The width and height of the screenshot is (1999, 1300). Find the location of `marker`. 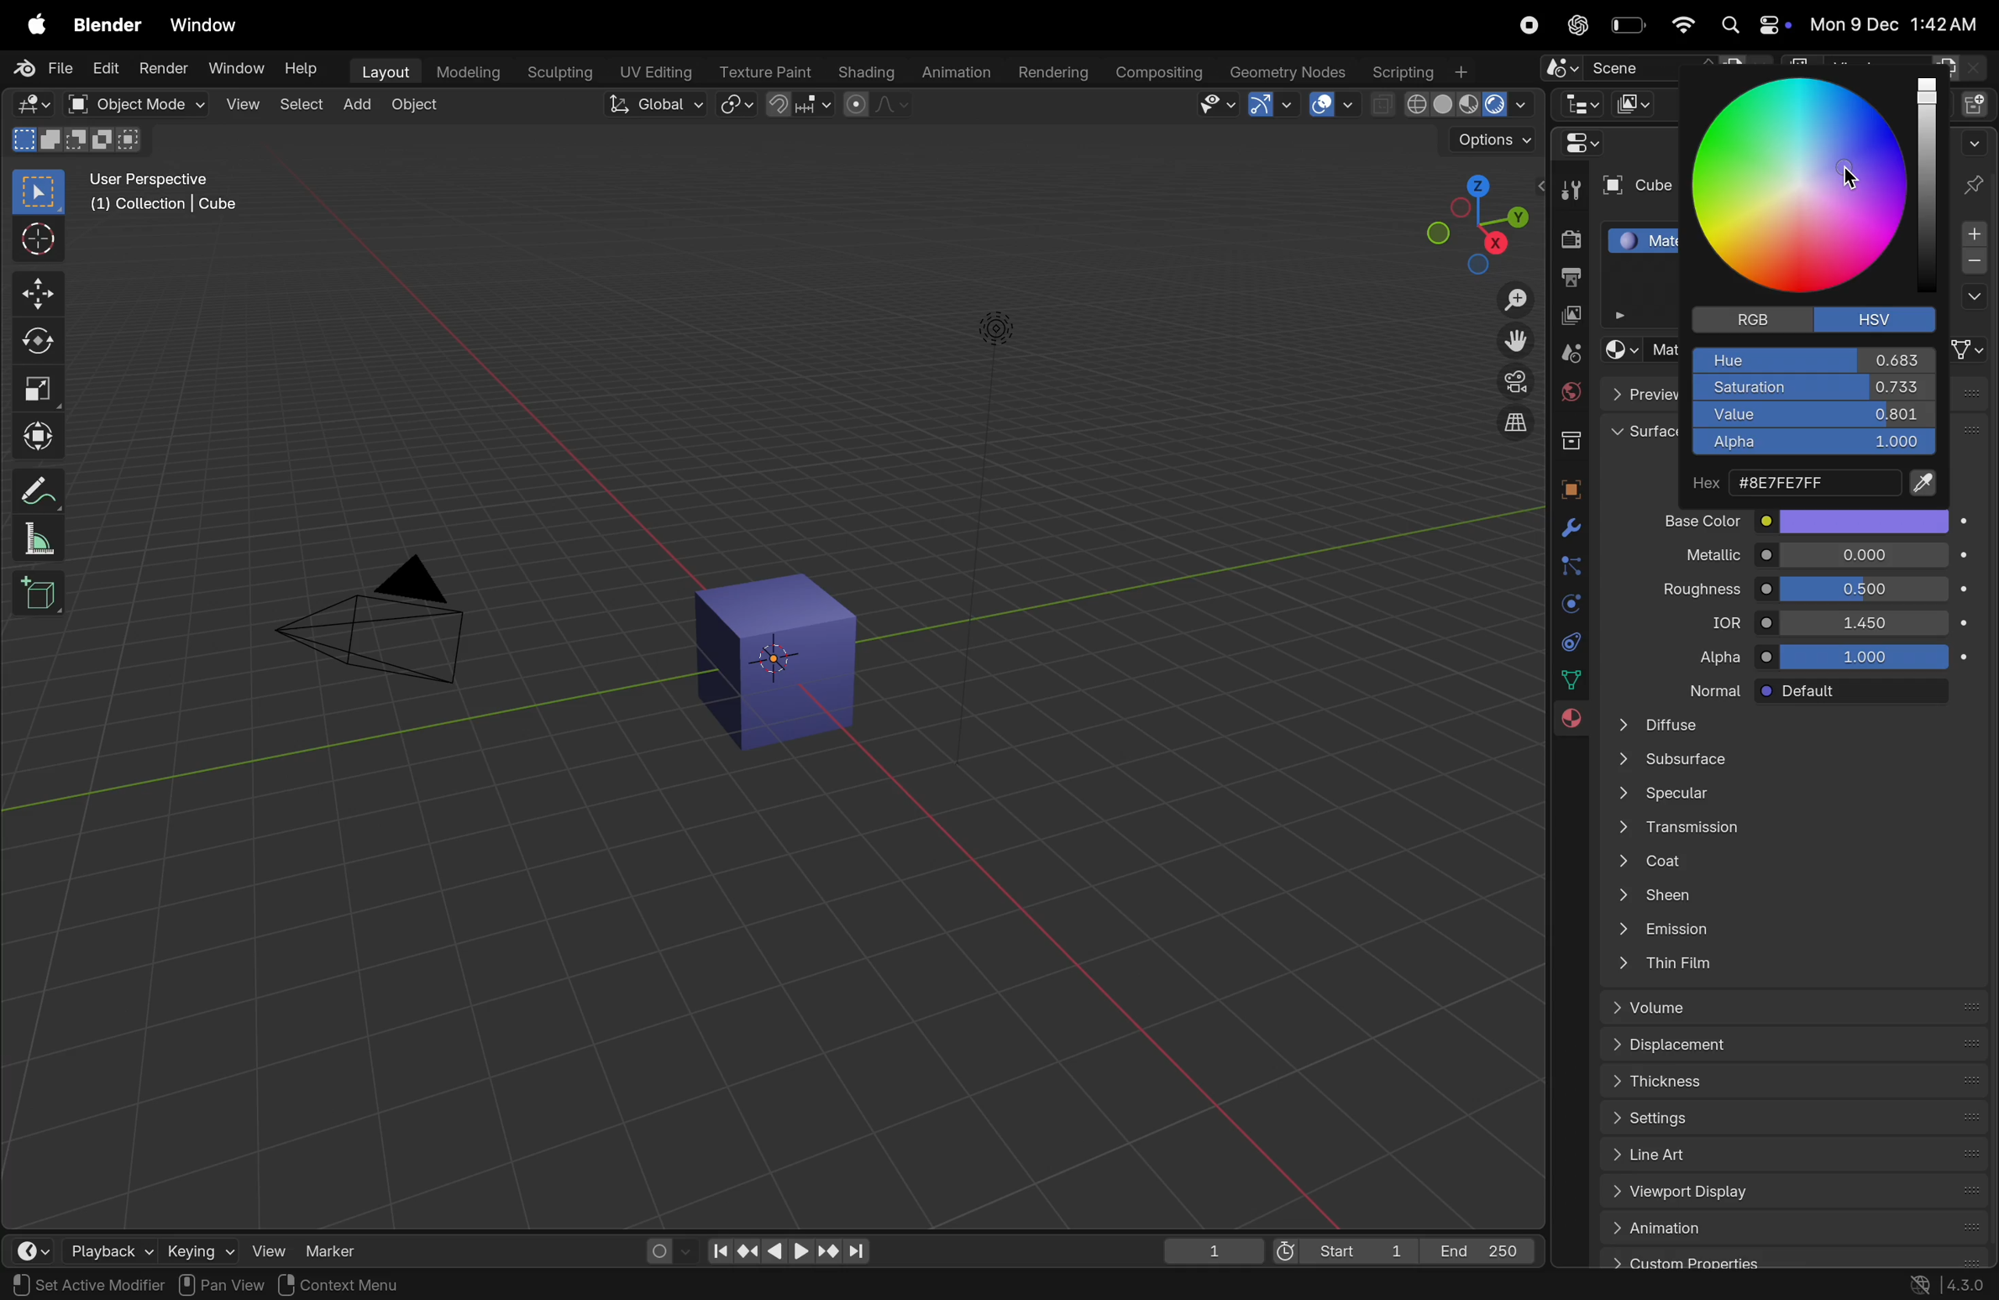

marker is located at coordinates (338, 1250).